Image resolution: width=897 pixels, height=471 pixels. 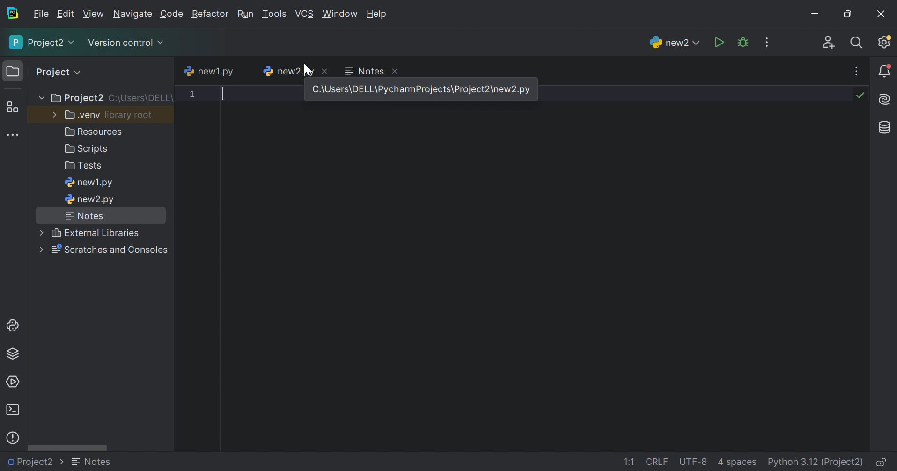 I want to click on UTF-8, so click(x=693, y=462).